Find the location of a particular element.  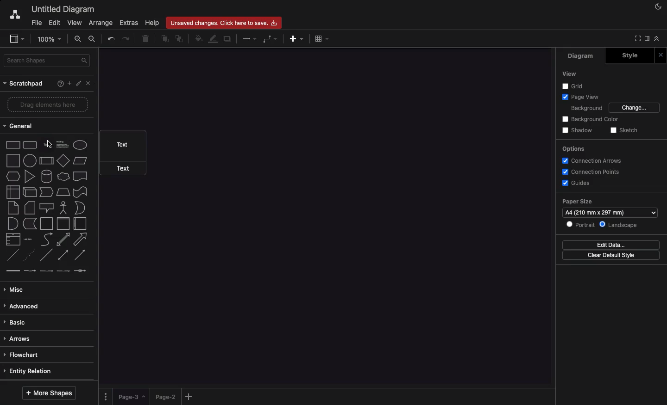

document is located at coordinates (81, 176).